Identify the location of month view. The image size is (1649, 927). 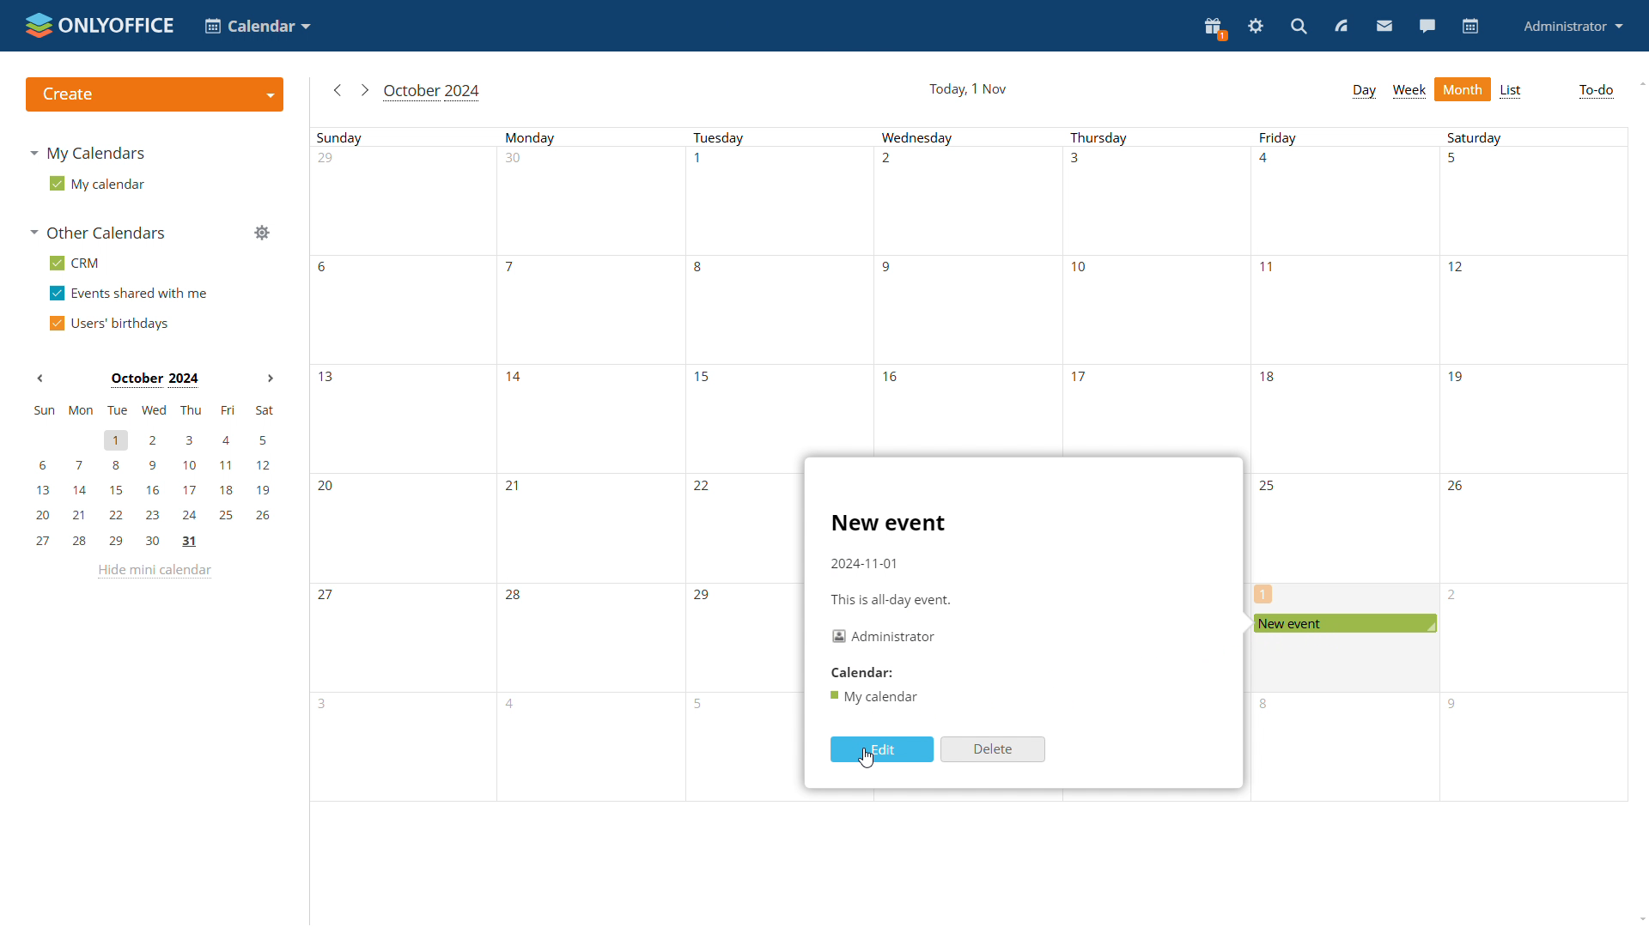
(1463, 88).